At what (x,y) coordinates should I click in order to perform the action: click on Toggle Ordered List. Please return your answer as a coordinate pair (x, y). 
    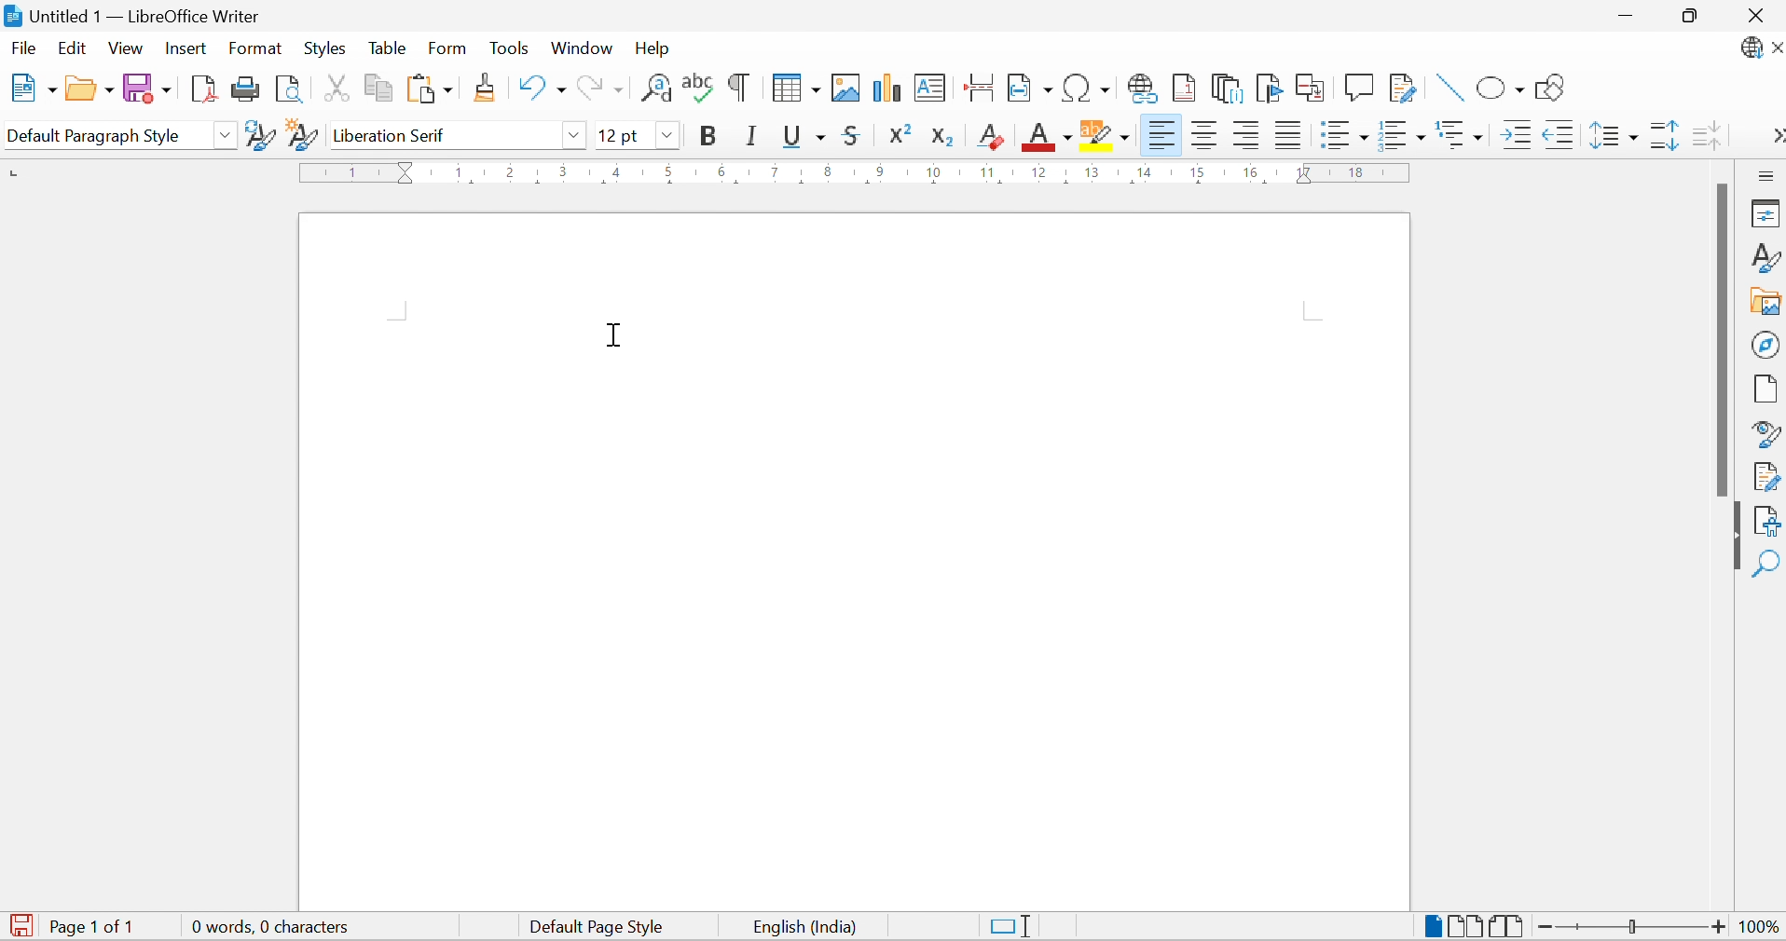
    Looking at the image, I should click on (1403, 134).